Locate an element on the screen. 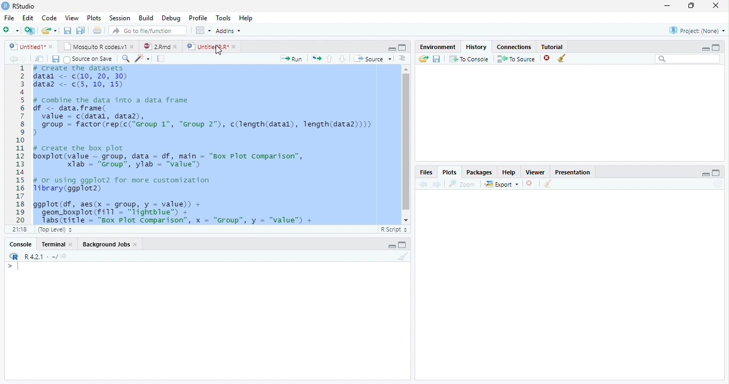 The height and width of the screenshot is (384, 729). Files is located at coordinates (427, 172).